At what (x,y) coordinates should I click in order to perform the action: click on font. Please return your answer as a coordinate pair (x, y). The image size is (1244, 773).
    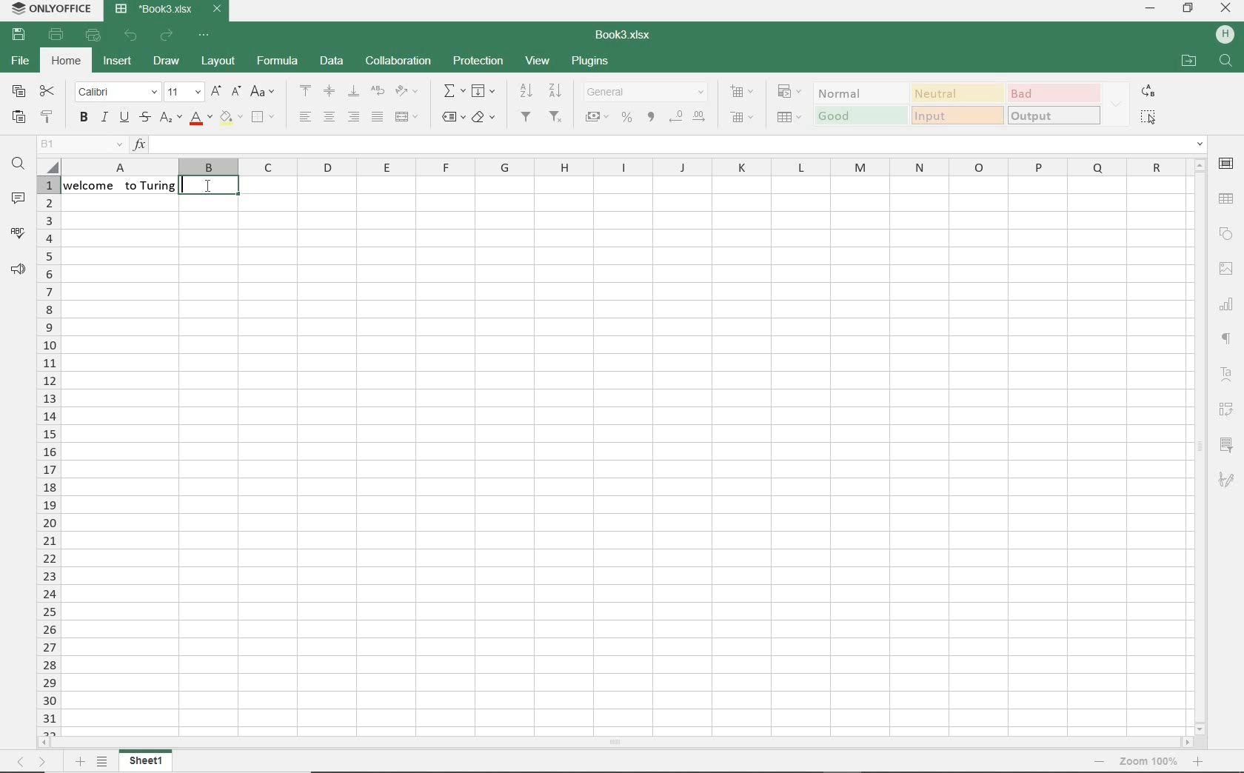
    Looking at the image, I should click on (116, 92).